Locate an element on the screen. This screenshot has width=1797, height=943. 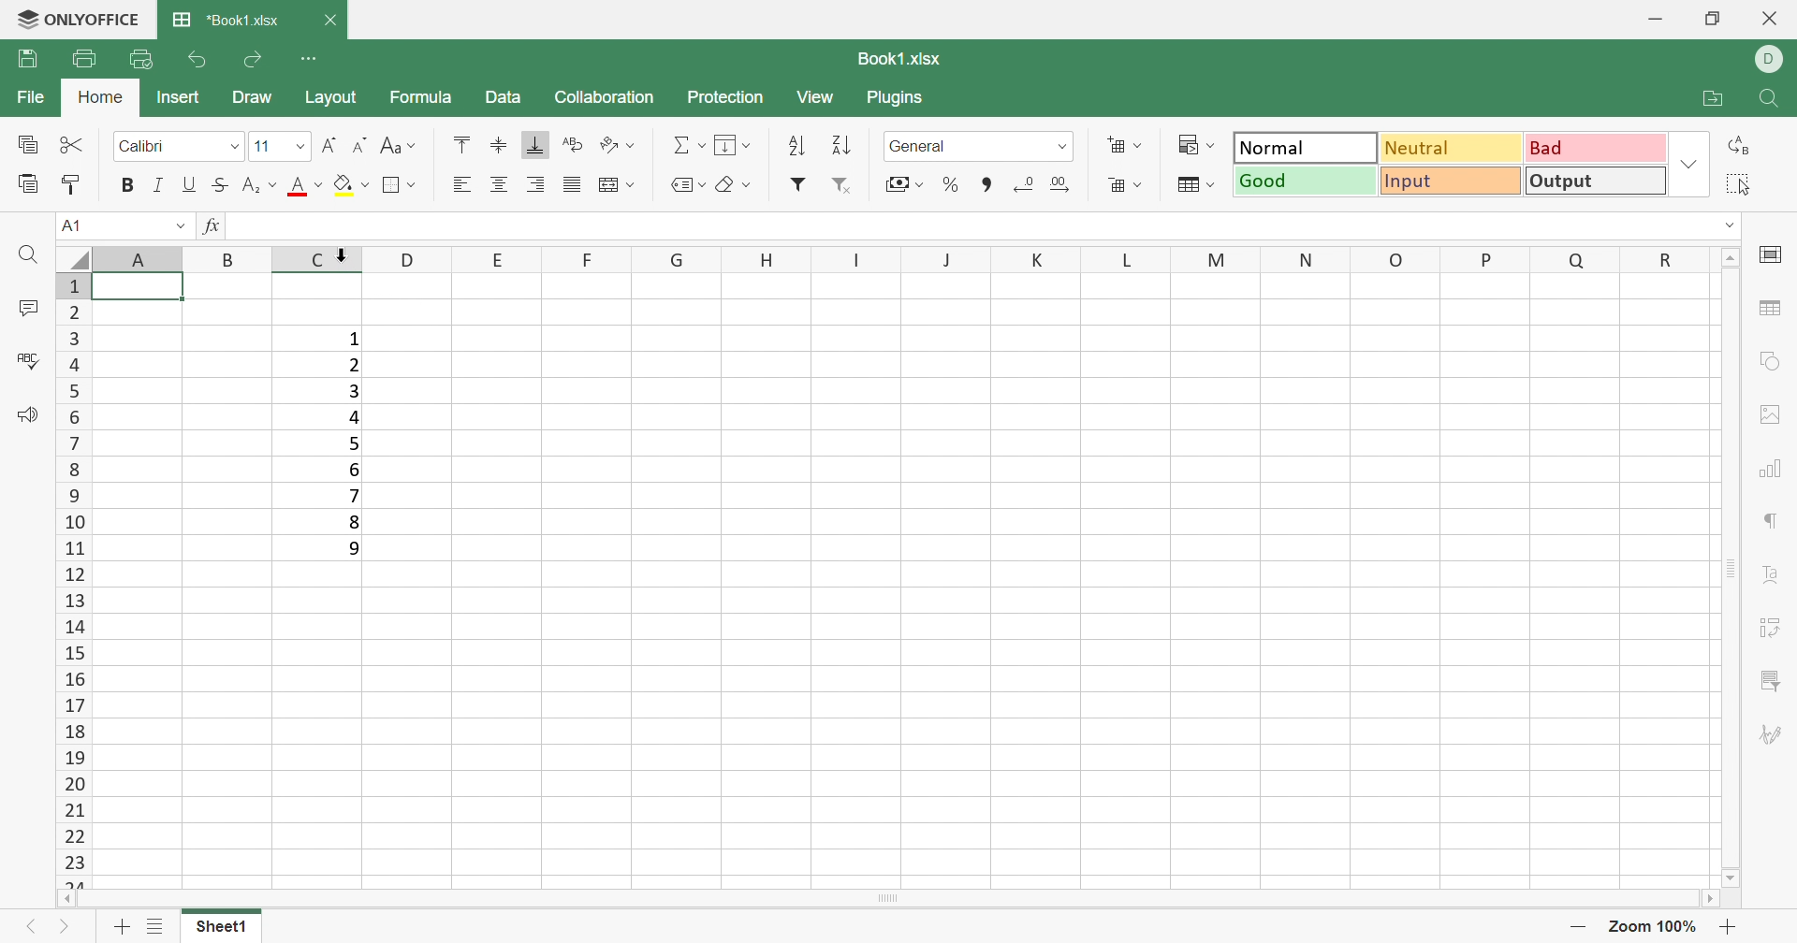
2 is located at coordinates (355, 367).